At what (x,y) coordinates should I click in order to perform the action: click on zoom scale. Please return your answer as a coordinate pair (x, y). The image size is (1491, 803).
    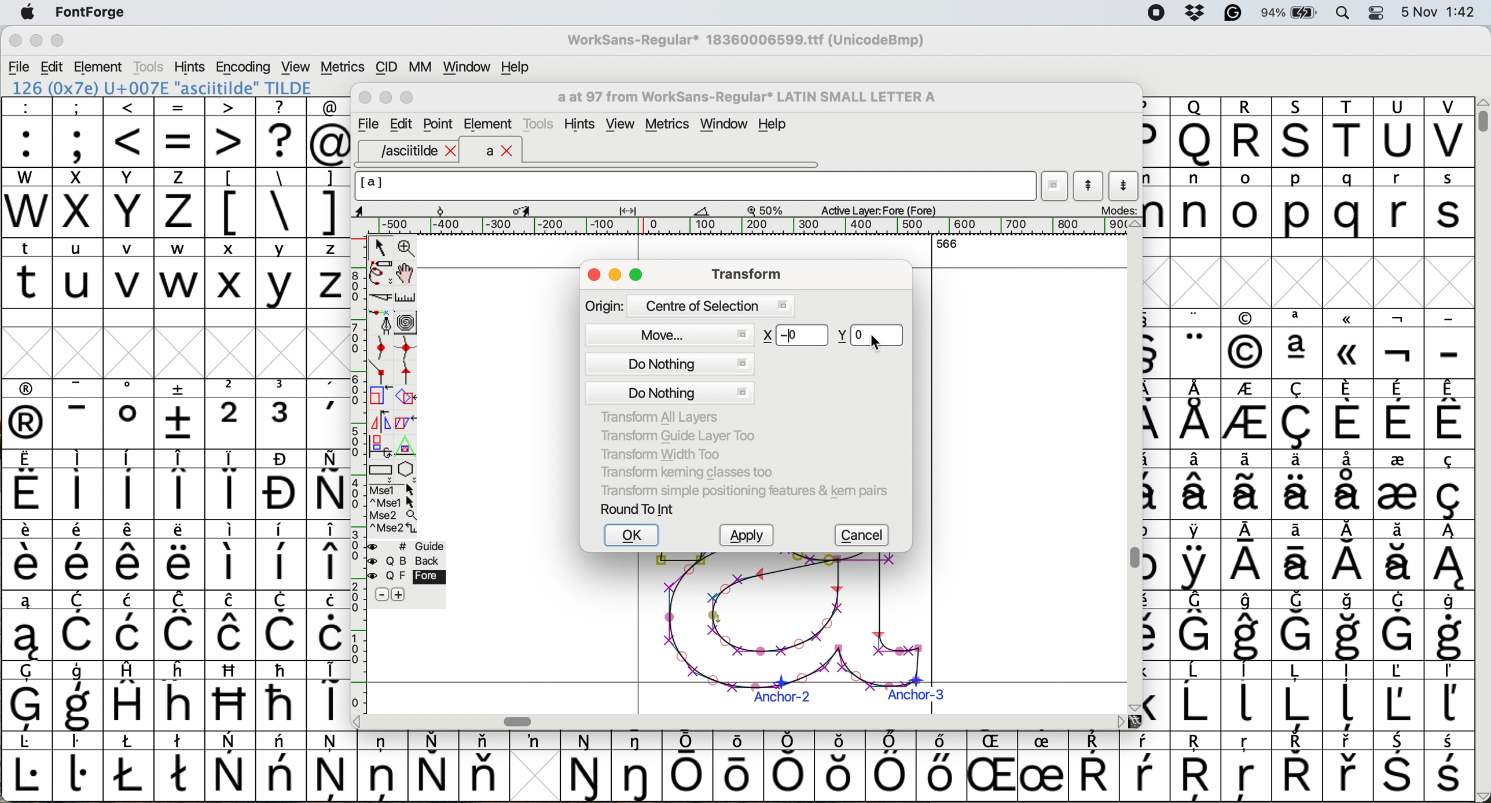
    Looking at the image, I should click on (769, 210).